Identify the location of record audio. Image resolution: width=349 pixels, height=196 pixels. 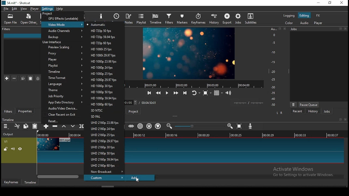
(251, 126).